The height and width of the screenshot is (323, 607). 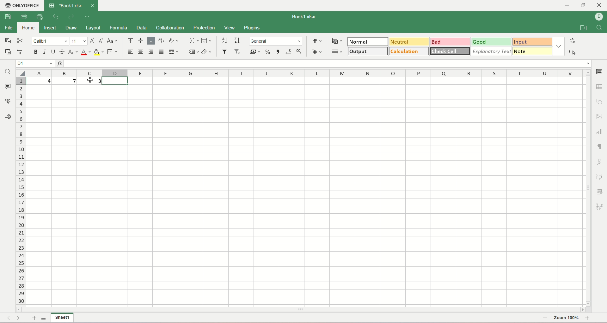 What do you see at coordinates (53, 52) in the screenshot?
I see `underline` at bounding box center [53, 52].